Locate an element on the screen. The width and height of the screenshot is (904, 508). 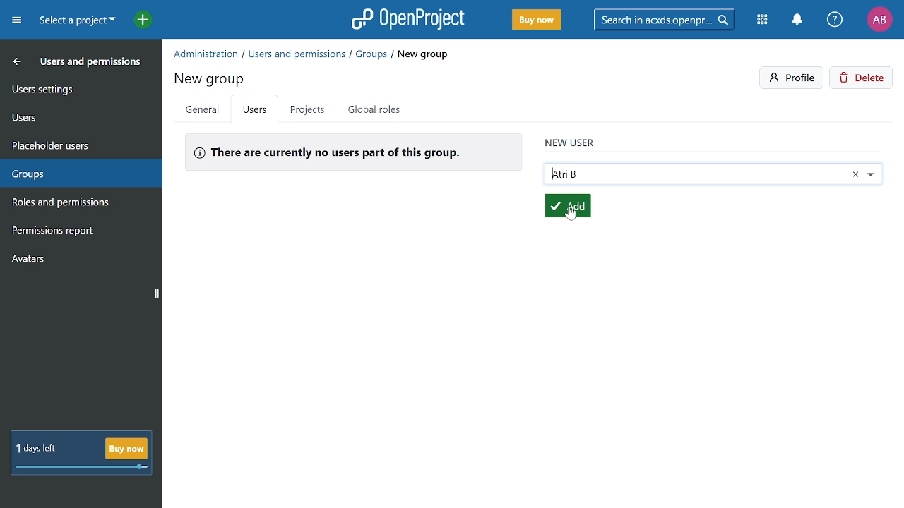
Expand project menu is located at coordinates (16, 20).